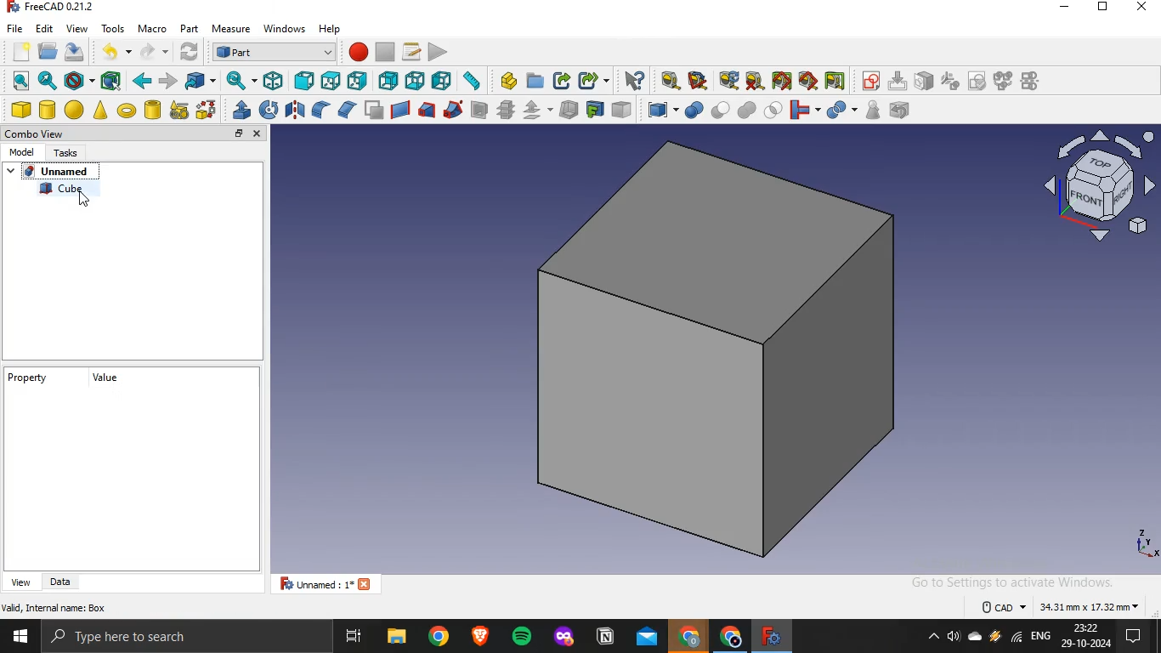 The width and height of the screenshot is (1161, 653). Describe the element at coordinates (472, 80) in the screenshot. I see `measure distance` at that location.